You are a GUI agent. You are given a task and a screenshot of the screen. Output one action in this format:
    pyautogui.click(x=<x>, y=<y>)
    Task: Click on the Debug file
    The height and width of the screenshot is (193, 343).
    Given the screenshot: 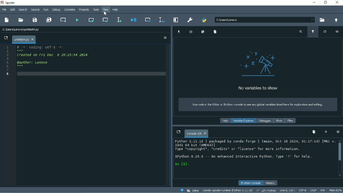 What is the action you would take?
    pyautogui.click(x=133, y=20)
    